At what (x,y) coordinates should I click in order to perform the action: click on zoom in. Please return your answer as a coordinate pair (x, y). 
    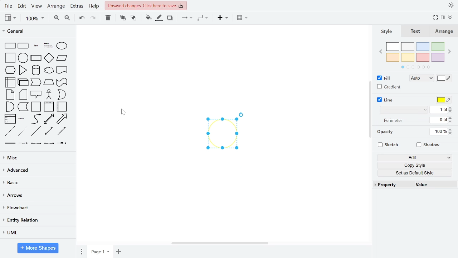
    Looking at the image, I should click on (57, 18).